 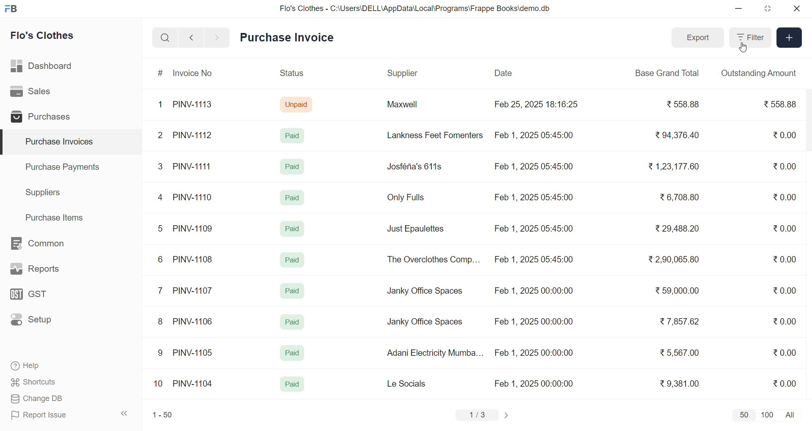 What do you see at coordinates (534, 353) in the screenshot?
I see `Feb 1, 2025 00:00:00` at bounding box center [534, 353].